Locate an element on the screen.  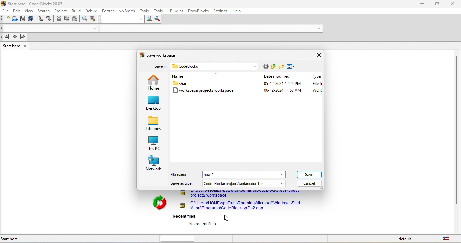
debug is located at coordinates (91, 10).